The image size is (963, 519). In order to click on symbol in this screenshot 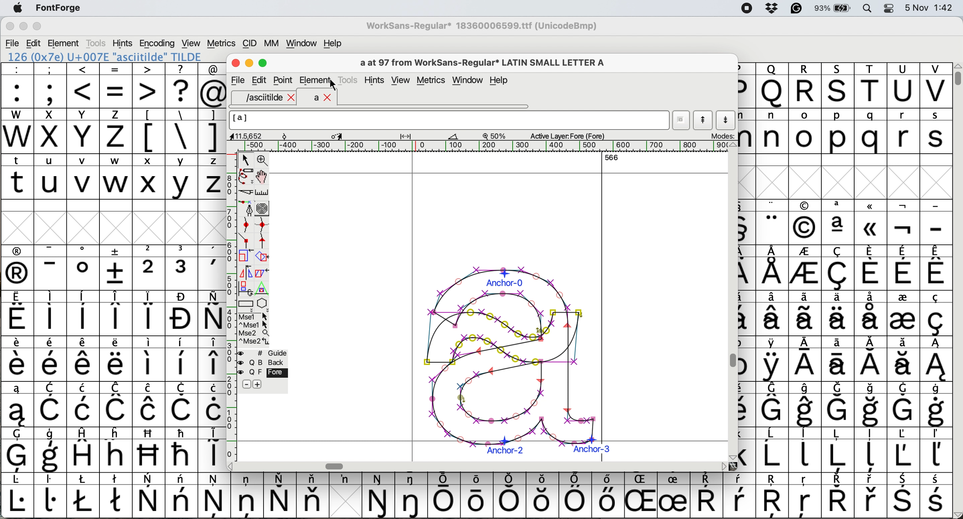, I will do `click(51, 451)`.